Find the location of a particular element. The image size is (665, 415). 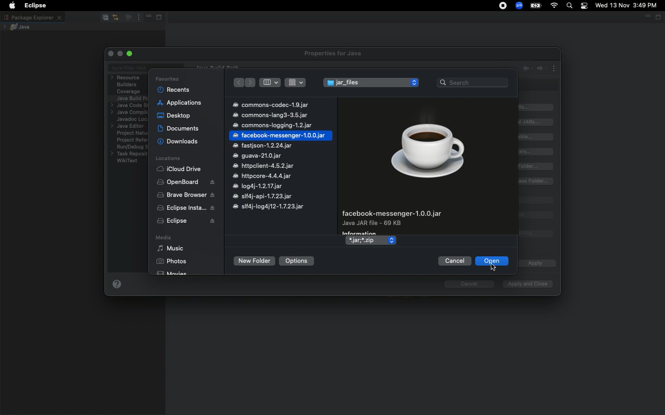

Wed 13 Nov 3:49 PM is located at coordinates (627, 5).